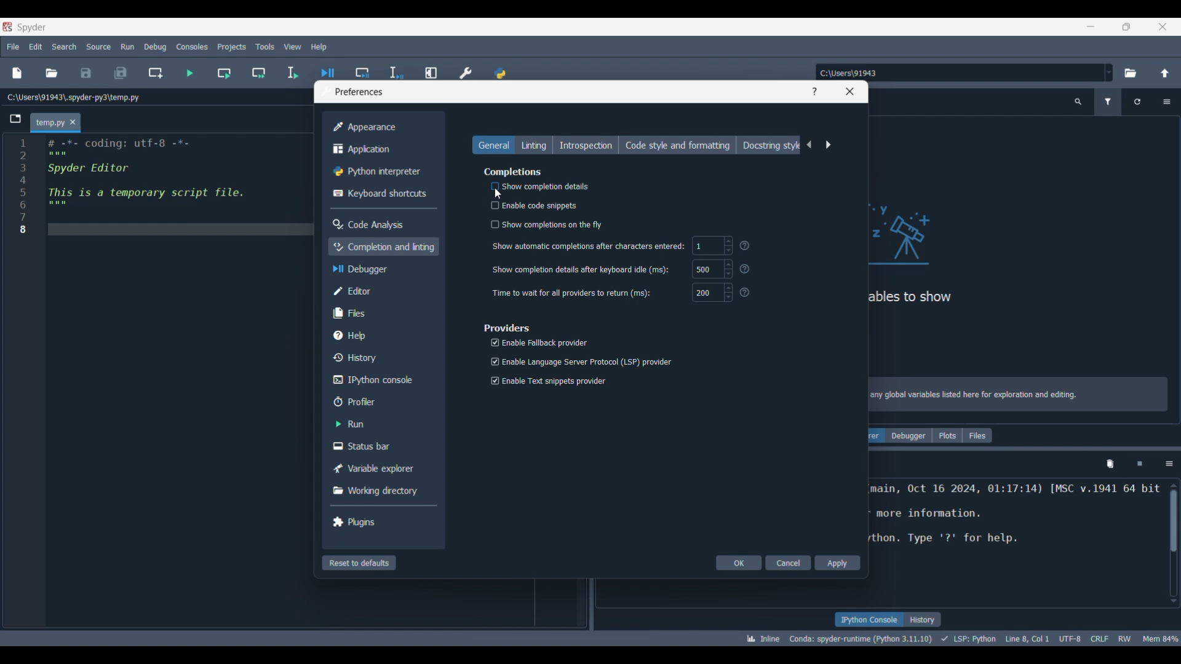 The width and height of the screenshot is (1181, 664). I want to click on , so click(748, 247).